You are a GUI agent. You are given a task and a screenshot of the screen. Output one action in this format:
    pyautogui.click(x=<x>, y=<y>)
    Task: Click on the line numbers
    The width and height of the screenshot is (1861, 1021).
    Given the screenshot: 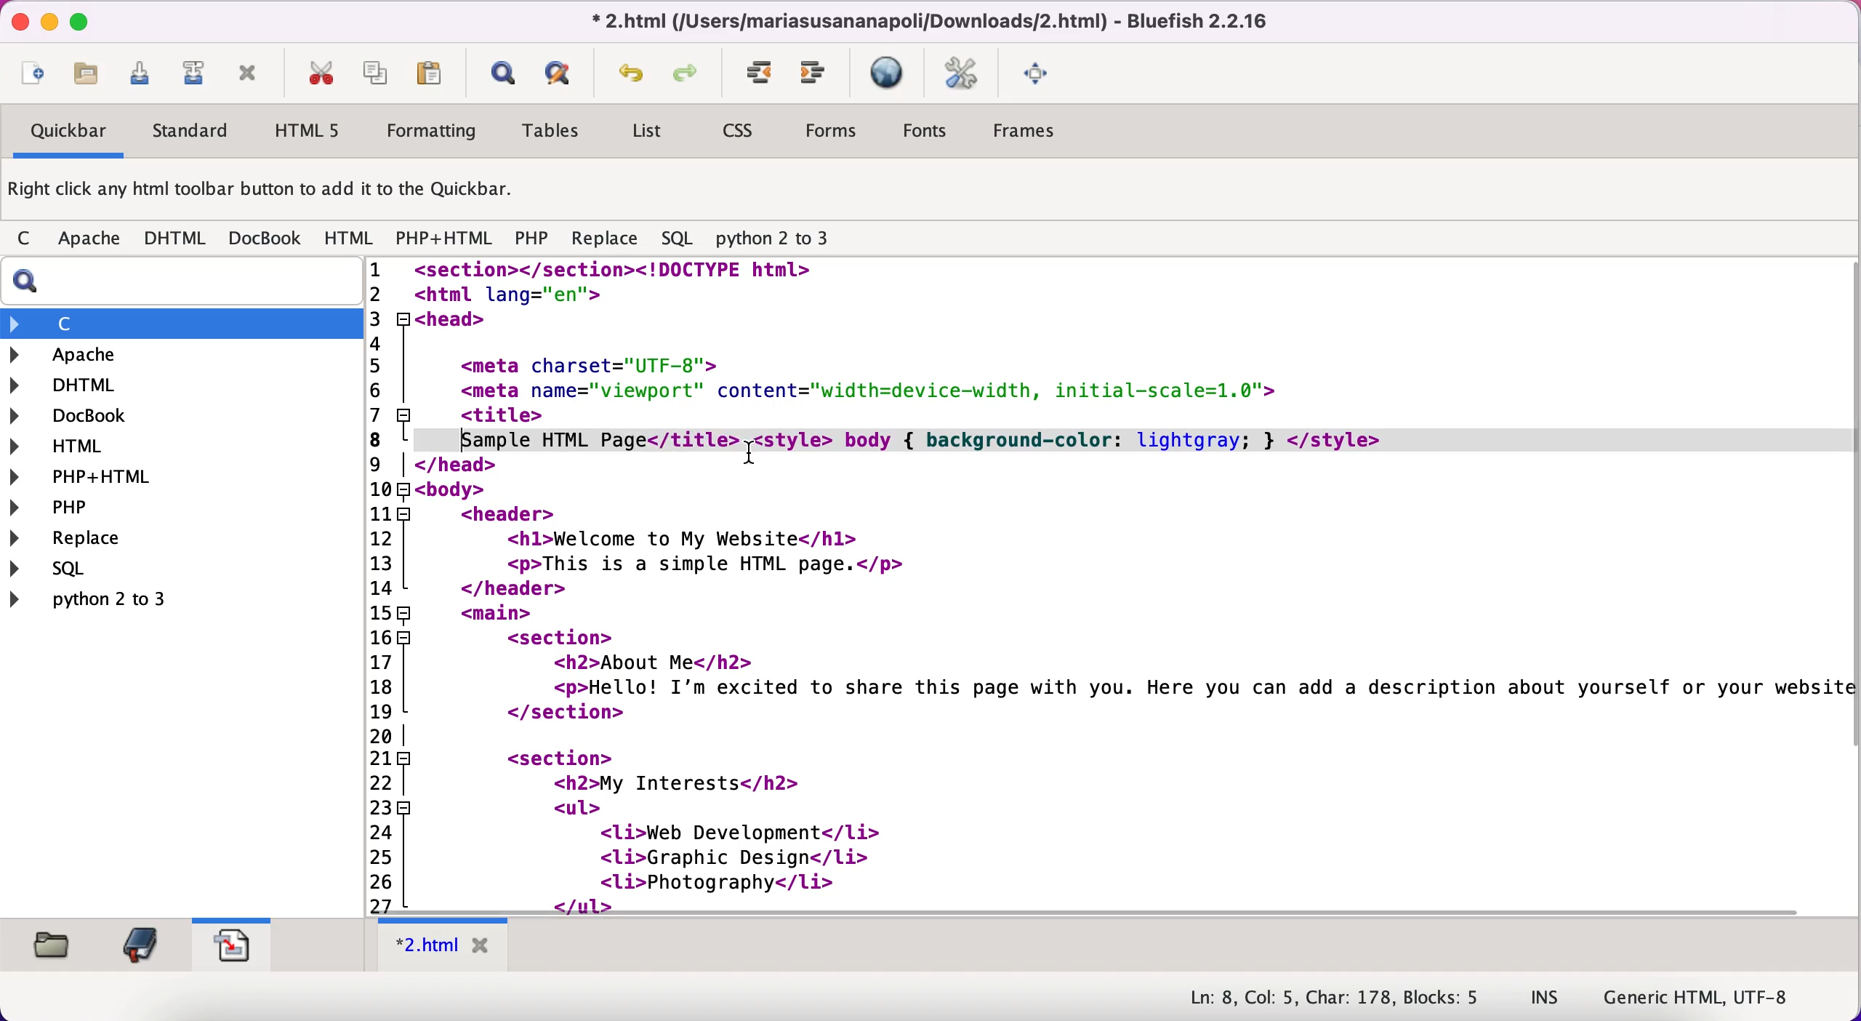 What is the action you would take?
    pyautogui.click(x=388, y=585)
    